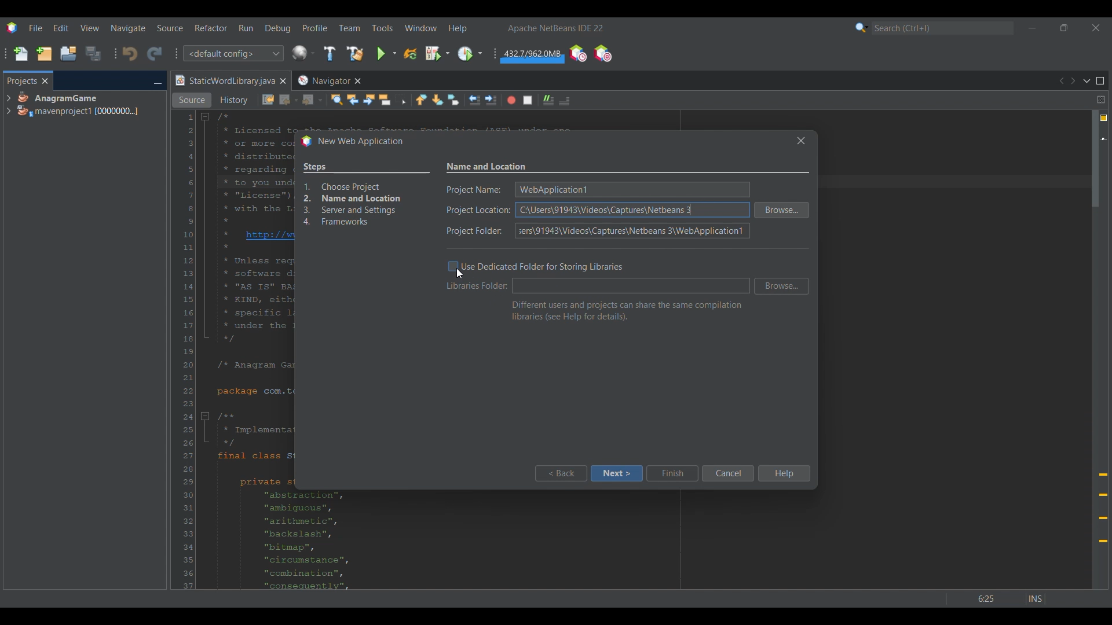 The width and height of the screenshot is (1112, 625). I want to click on Stop macro recording, so click(528, 100).